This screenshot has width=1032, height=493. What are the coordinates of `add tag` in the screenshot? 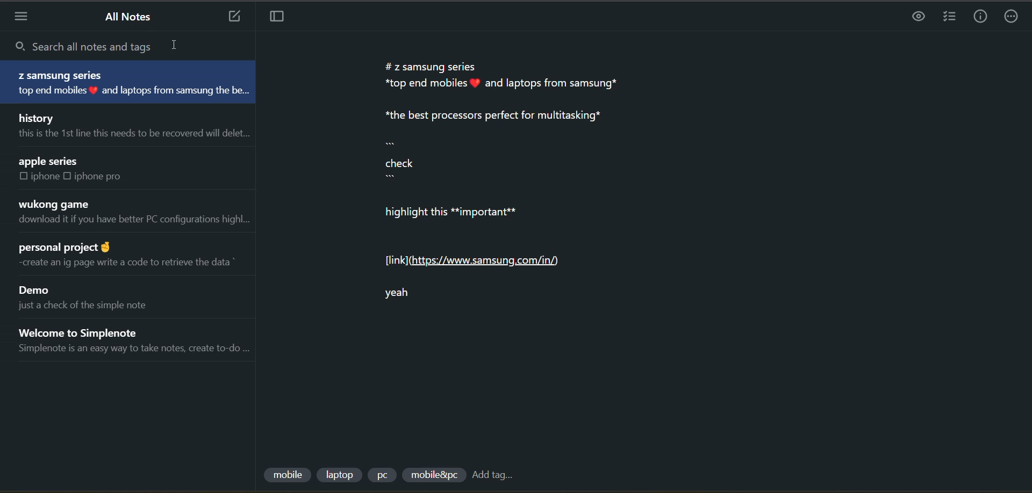 It's located at (500, 474).